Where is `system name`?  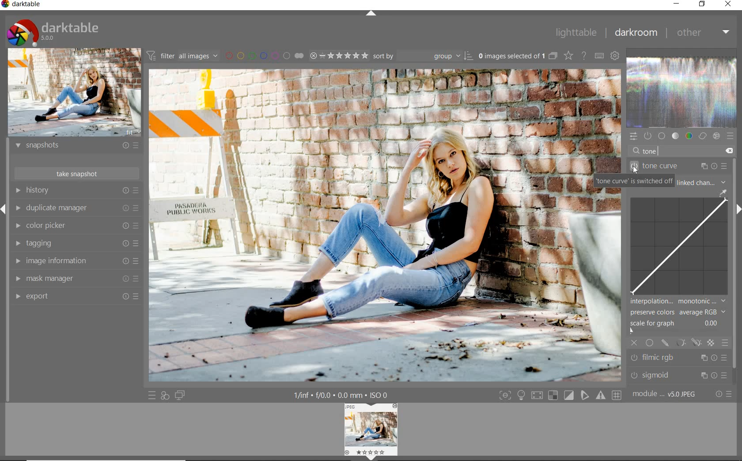
system name is located at coordinates (24, 5).